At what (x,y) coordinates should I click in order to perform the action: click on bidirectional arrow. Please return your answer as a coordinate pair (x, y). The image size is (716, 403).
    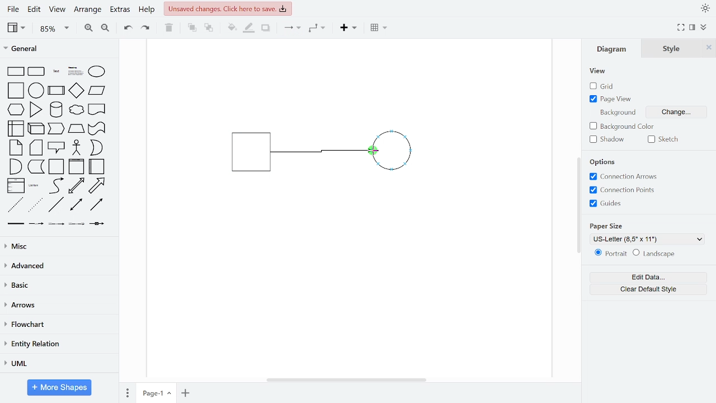
    Looking at the image, I should click on (76, 186).